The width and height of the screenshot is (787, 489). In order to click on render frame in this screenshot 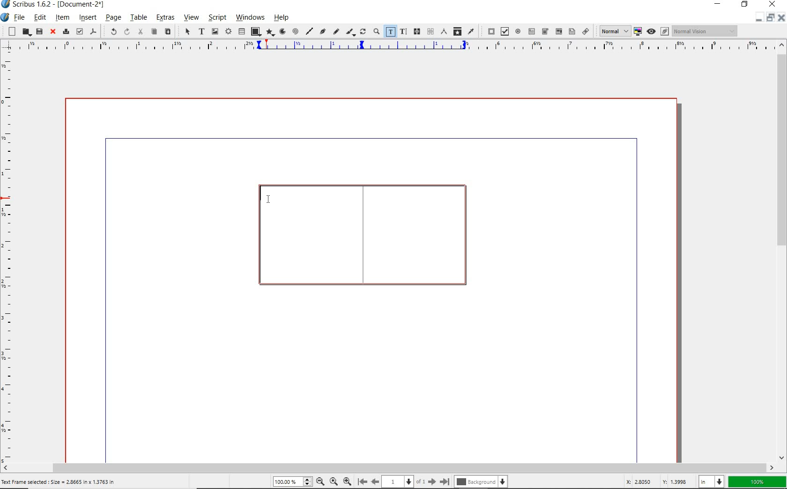, I will do `click(228, 31)`.